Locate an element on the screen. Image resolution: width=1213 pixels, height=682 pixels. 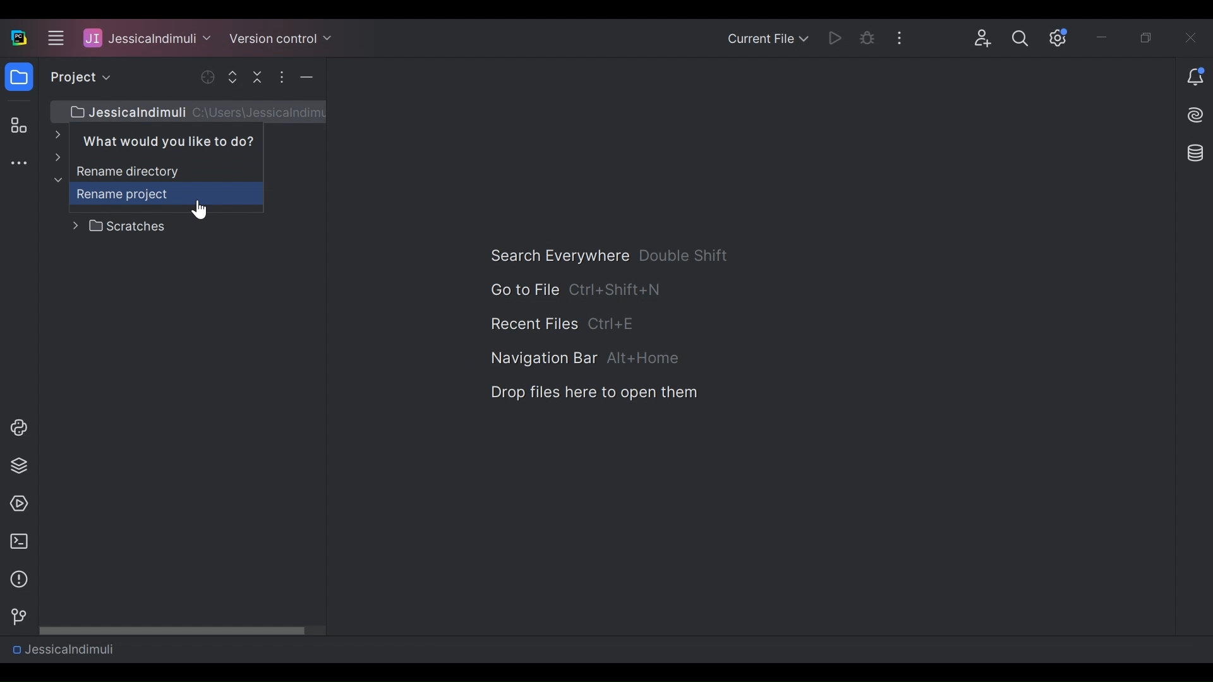
Code with Me is located at coordinates (983, 39).